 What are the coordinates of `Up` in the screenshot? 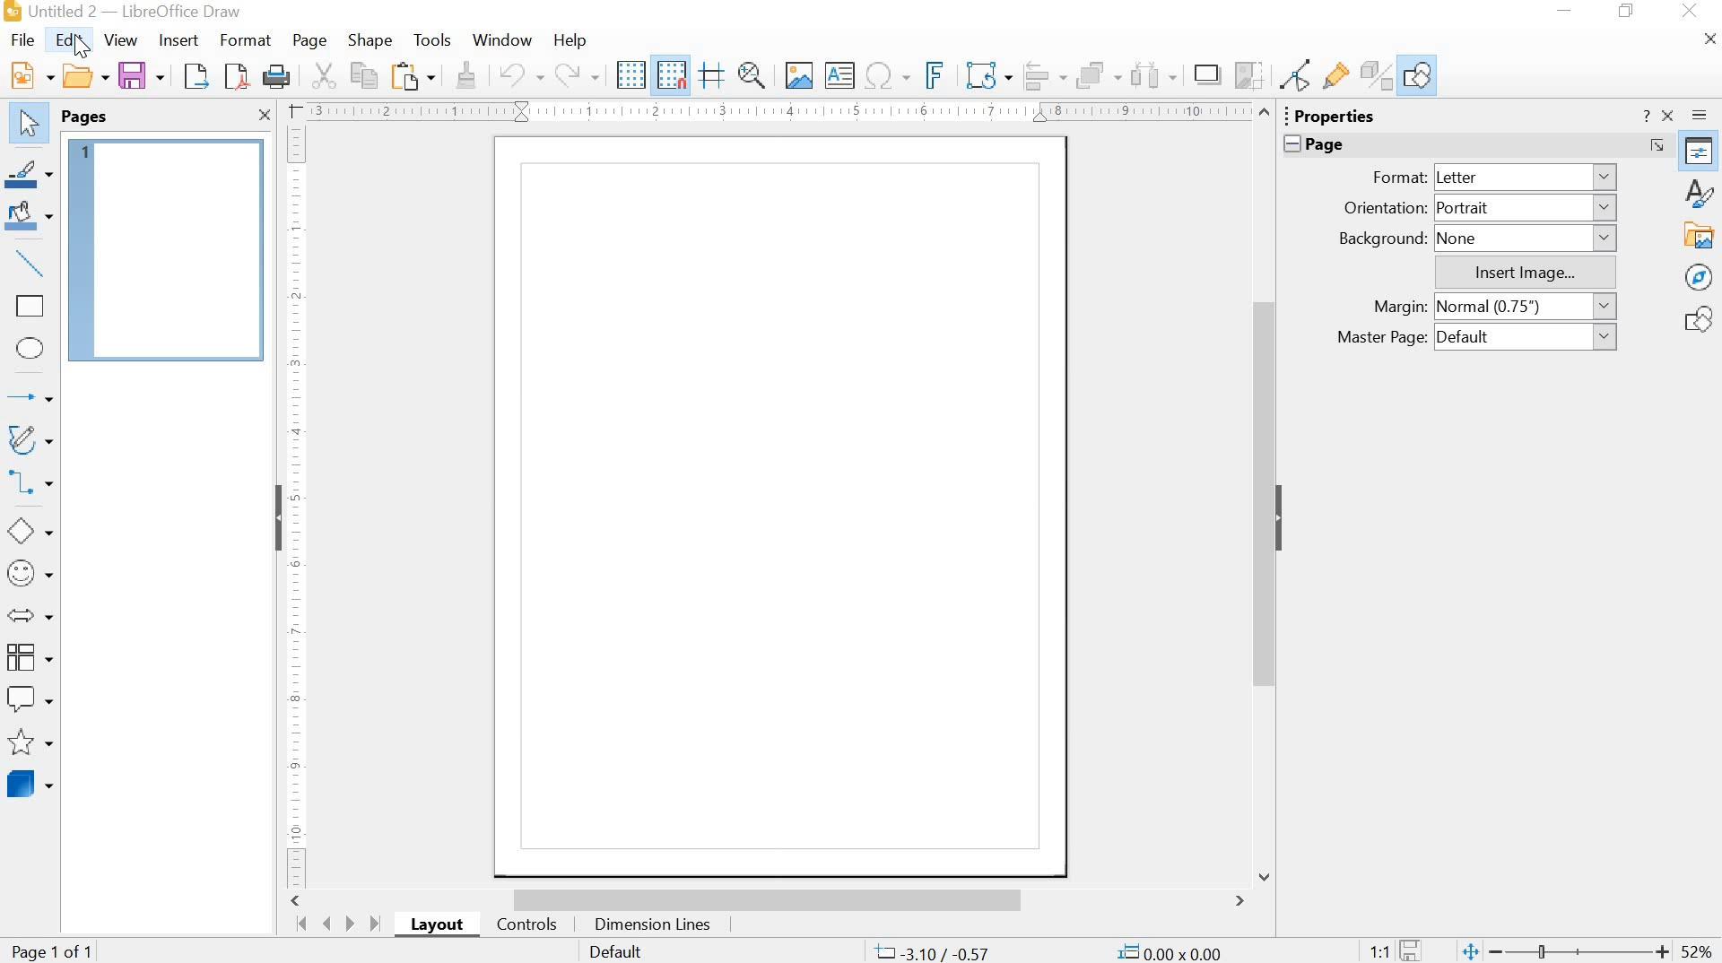 It's located at (1266, 111).